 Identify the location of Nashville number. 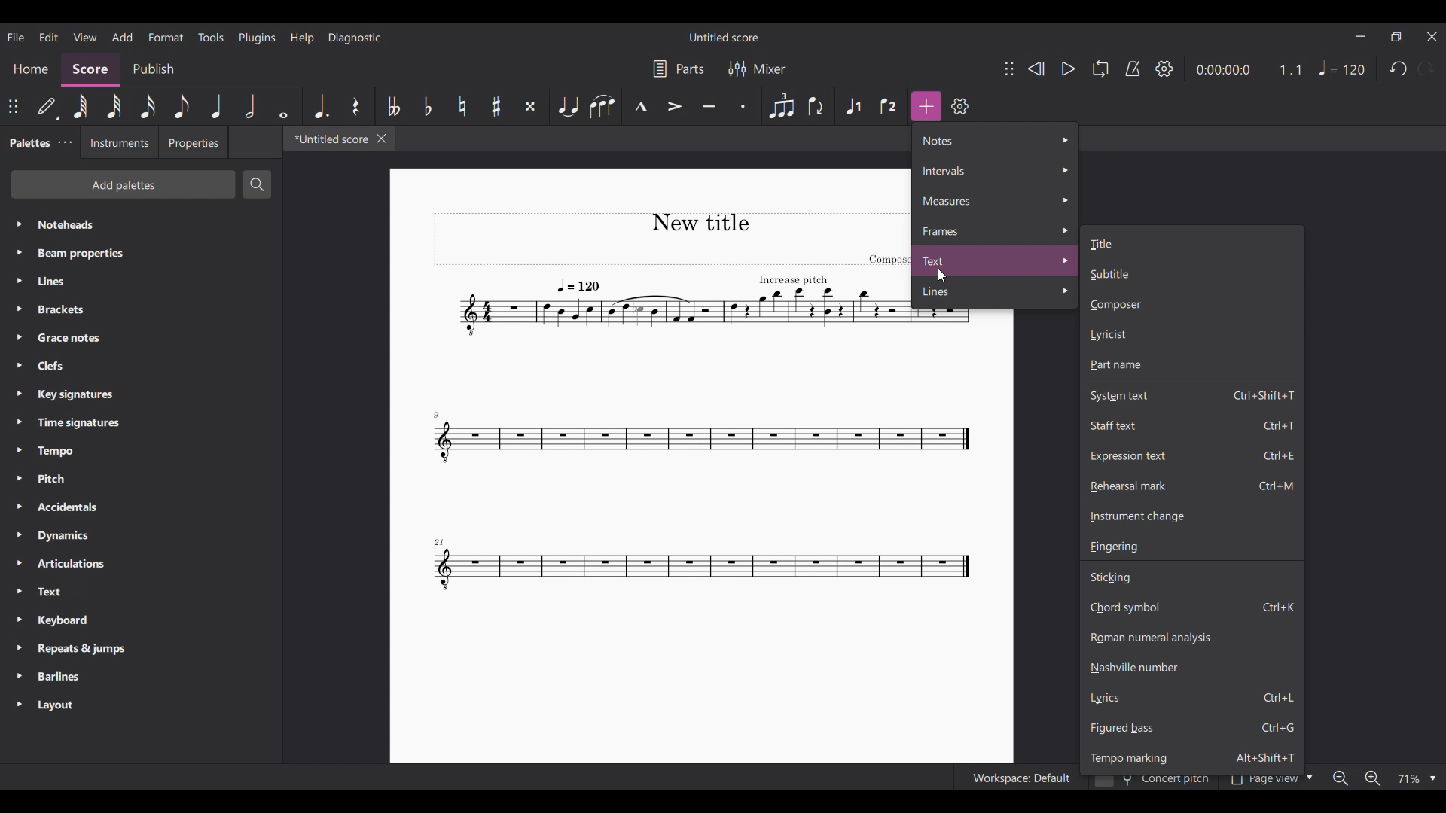
(1191, 667).